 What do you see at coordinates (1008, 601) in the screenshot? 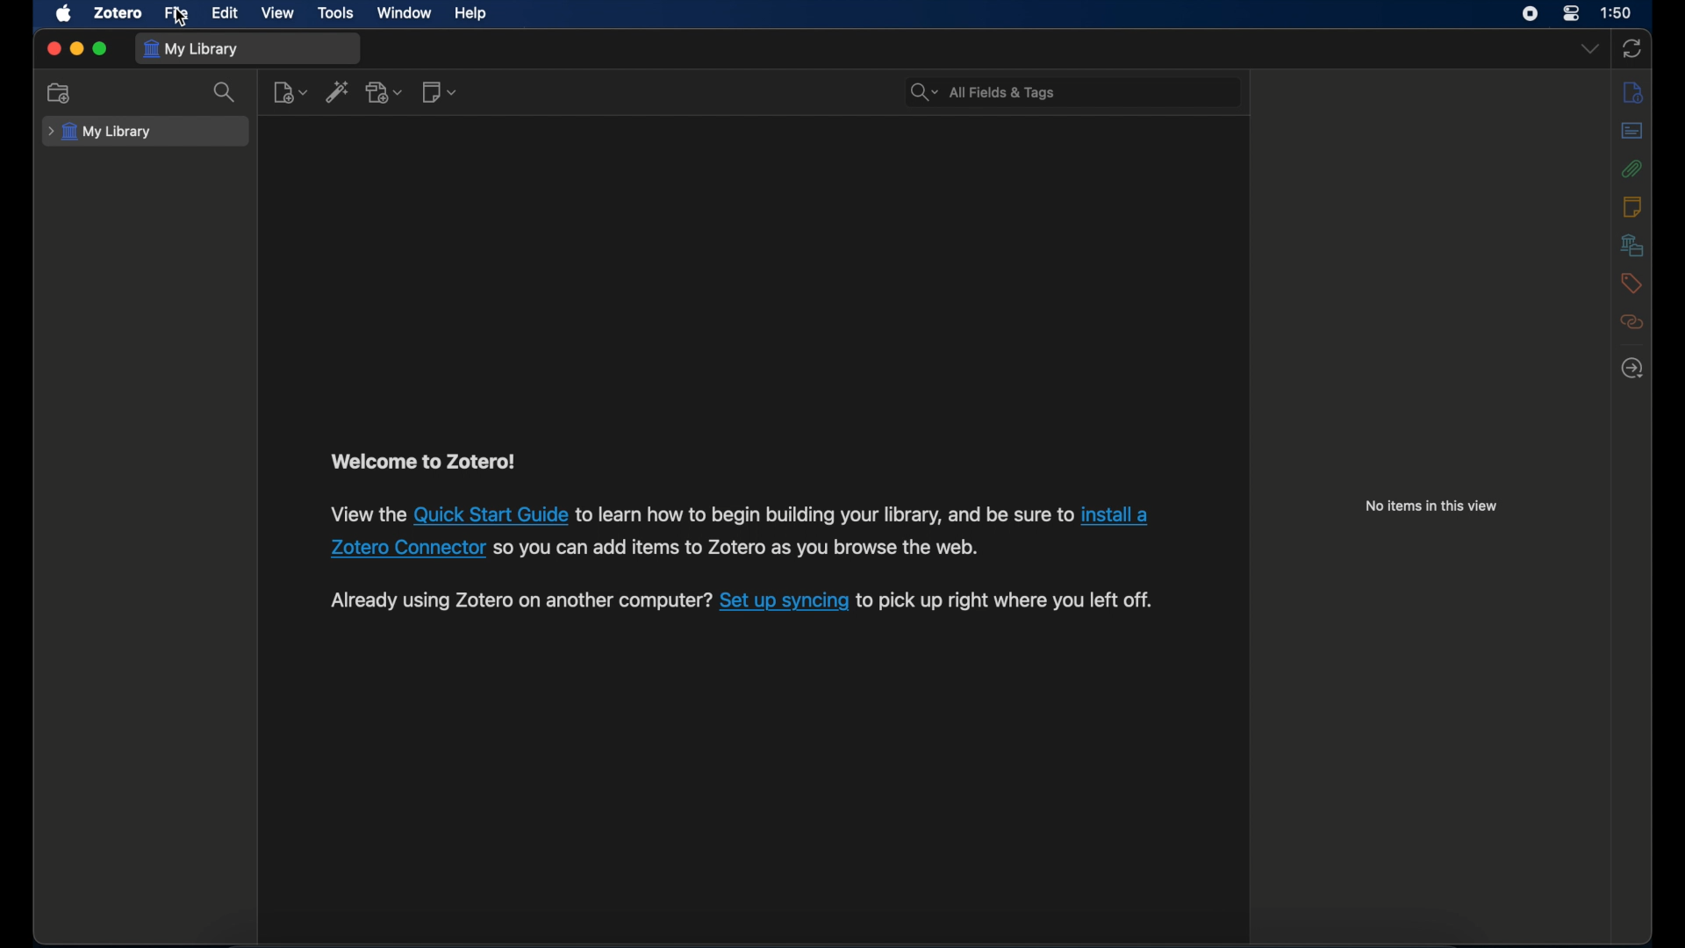
I see `to pick up right where you left off.` at bounding box center [1008, 601].